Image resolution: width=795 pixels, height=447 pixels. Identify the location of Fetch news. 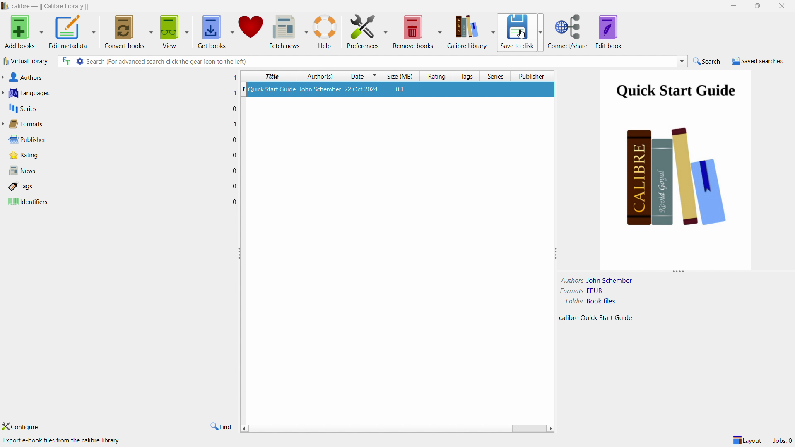
(284, 31).